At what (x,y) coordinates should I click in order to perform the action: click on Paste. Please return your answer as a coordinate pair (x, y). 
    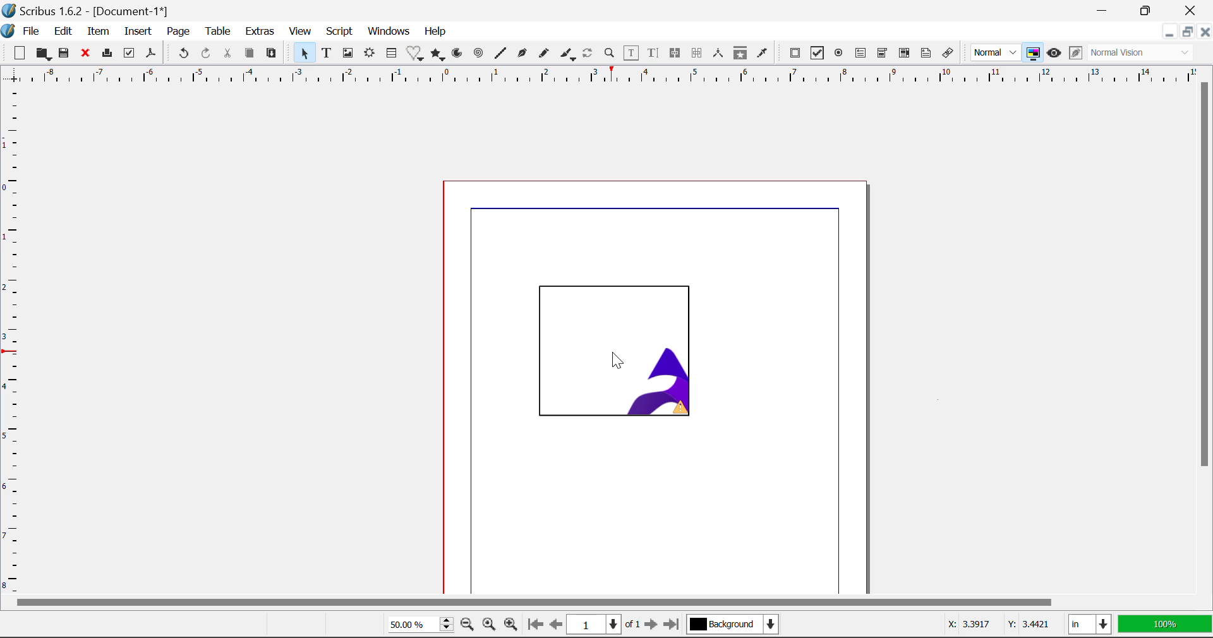
    Looking at the image, I should click on (272, 55).